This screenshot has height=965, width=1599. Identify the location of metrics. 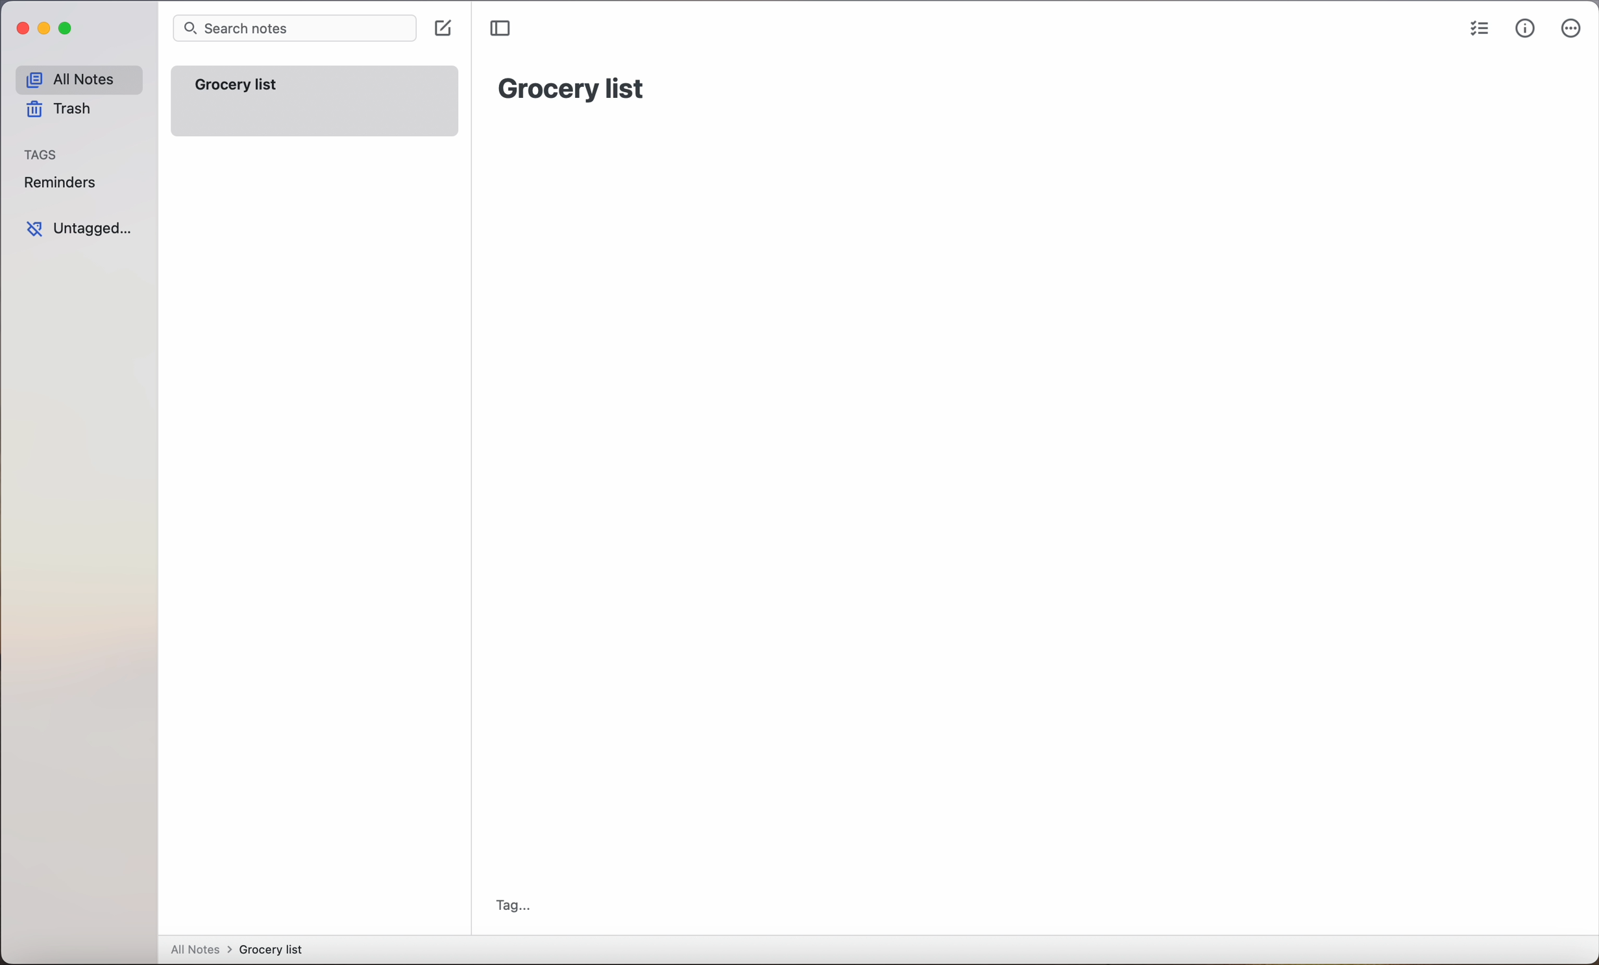
(1525, 29).